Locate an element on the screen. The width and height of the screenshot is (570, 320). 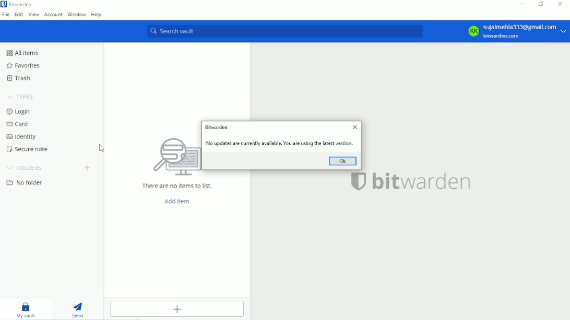
Identity is located at coordinates (22, 136).